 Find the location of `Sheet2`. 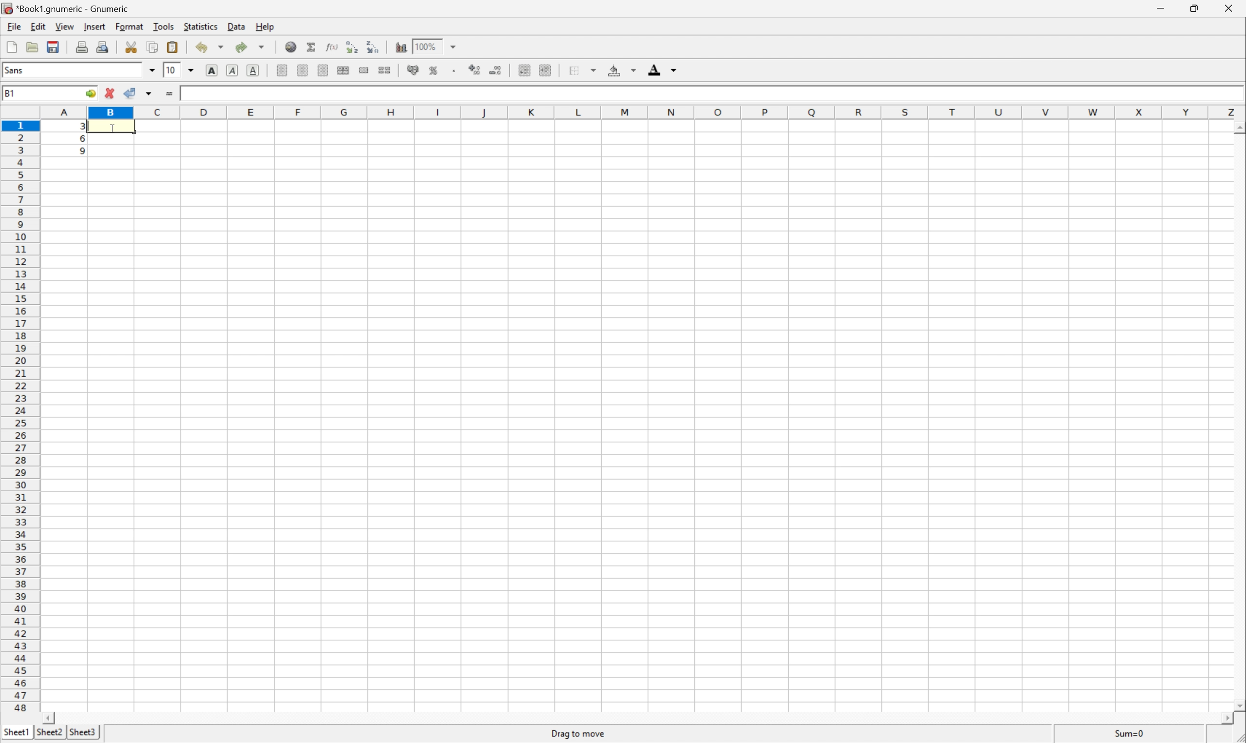

Sheet2 is located at coordinates (49, 732).